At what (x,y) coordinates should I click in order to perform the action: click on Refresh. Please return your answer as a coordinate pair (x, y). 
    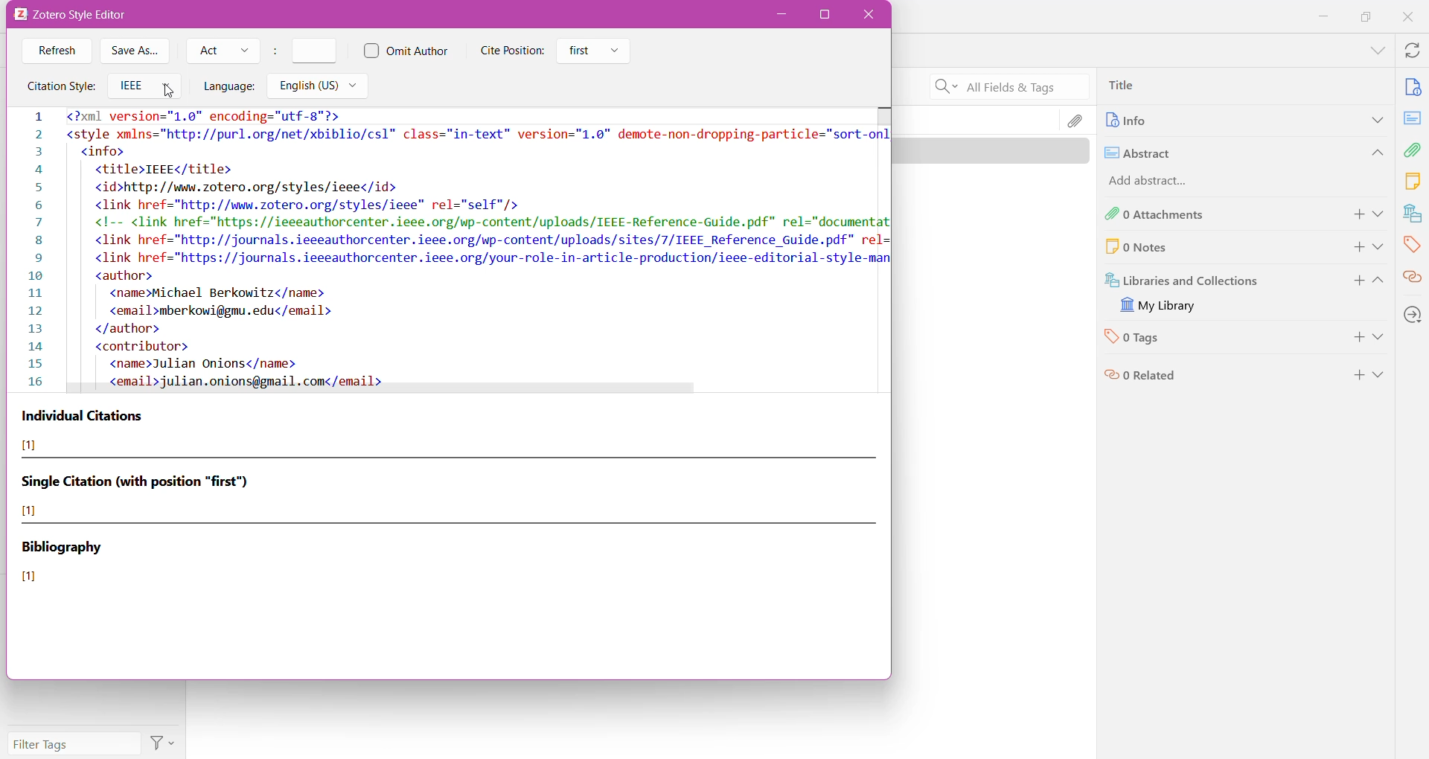
    Looking at the image, I should click on (56, 52).